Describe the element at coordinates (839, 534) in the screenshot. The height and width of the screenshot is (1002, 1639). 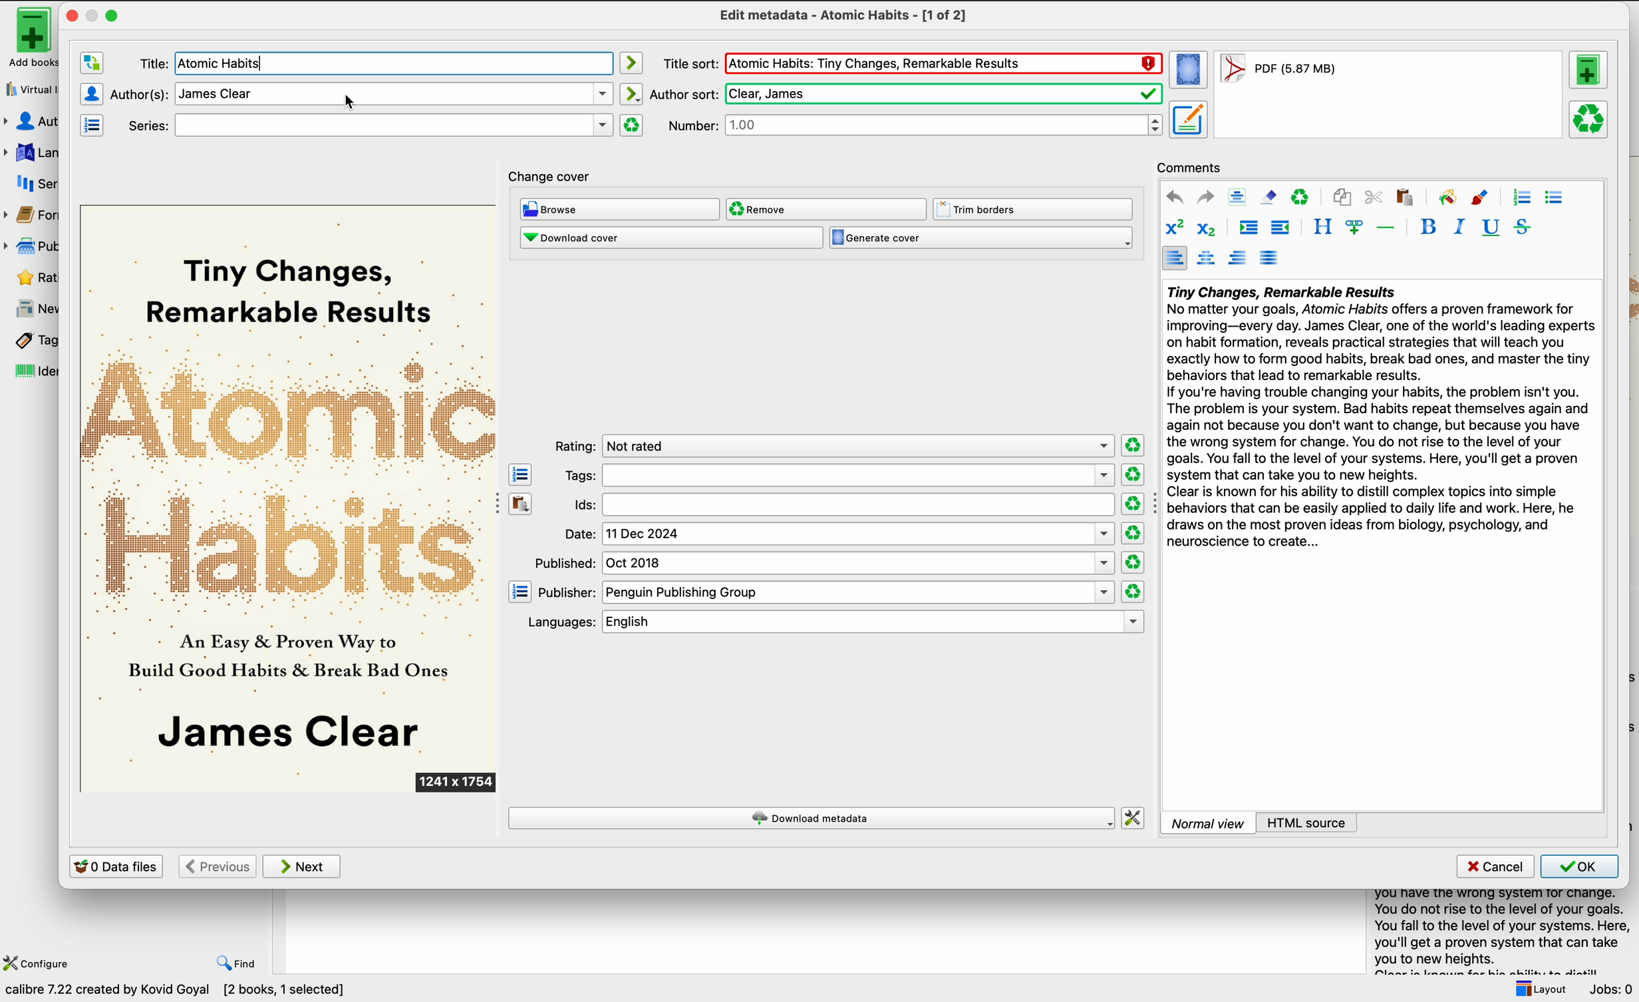
I see `date` at that location.